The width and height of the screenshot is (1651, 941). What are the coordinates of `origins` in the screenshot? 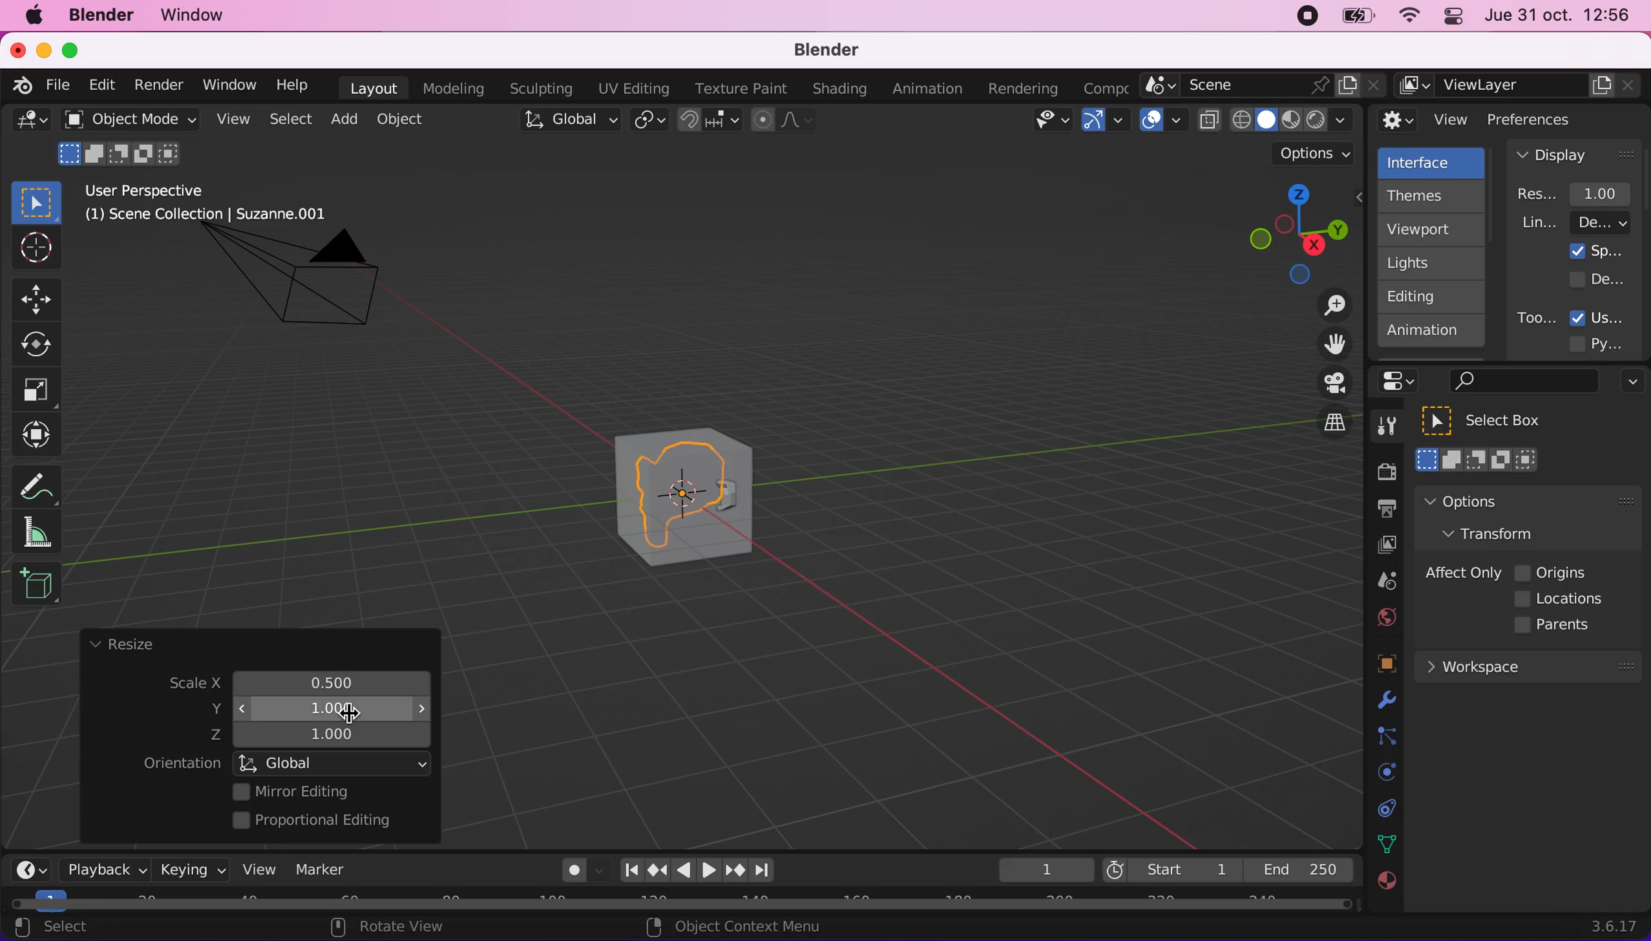 It's located at (1552, 571).